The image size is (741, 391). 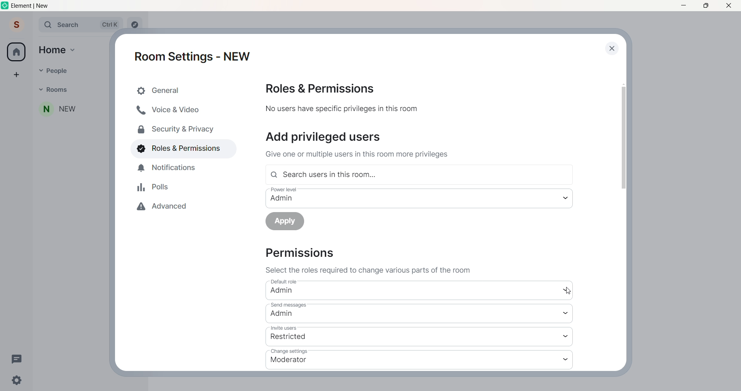 What do you see at coordinates (15, 381) in the screenshot?
I see `setting` at bounding box center [15, 381].